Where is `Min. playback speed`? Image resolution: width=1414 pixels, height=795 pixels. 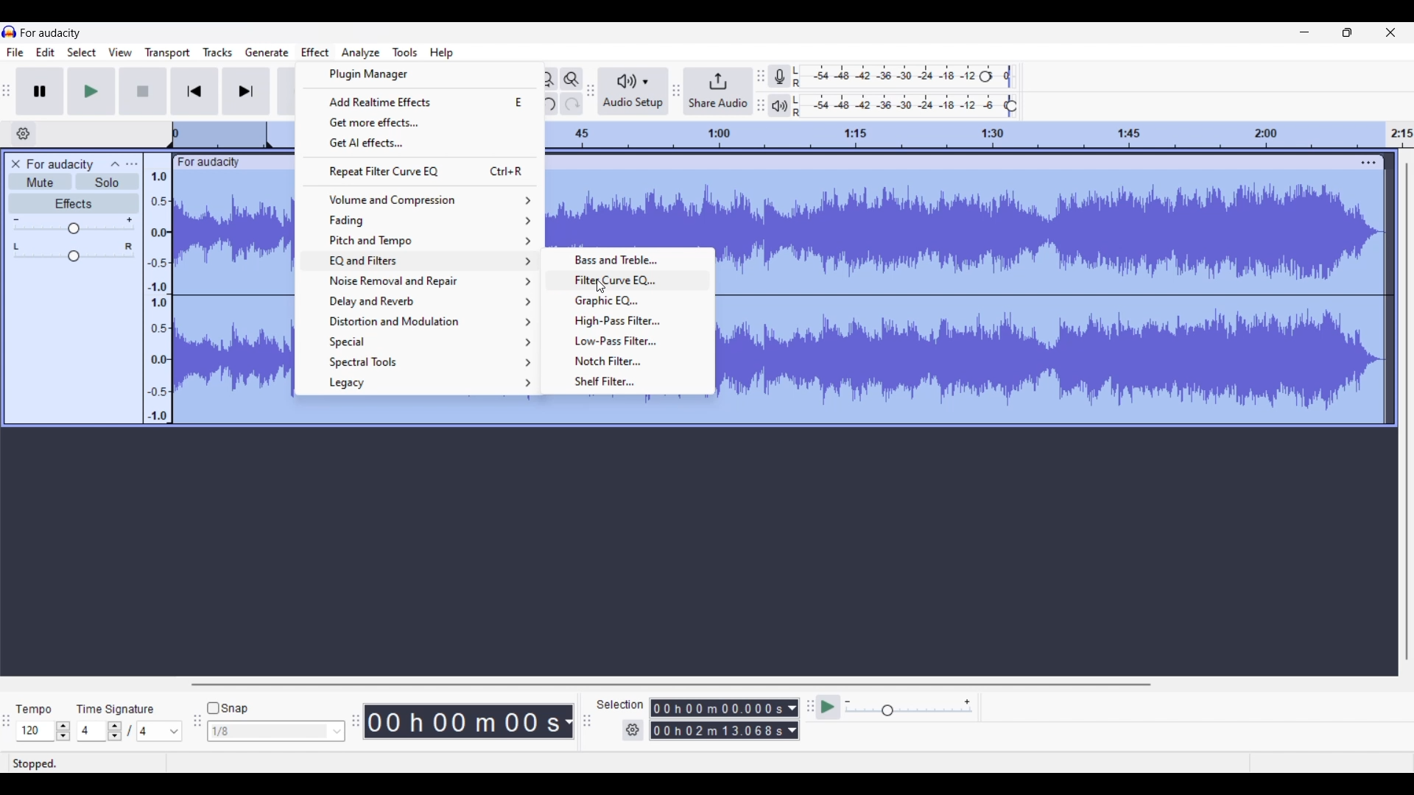
Min. playback speed is located at coordinates (848, 702).